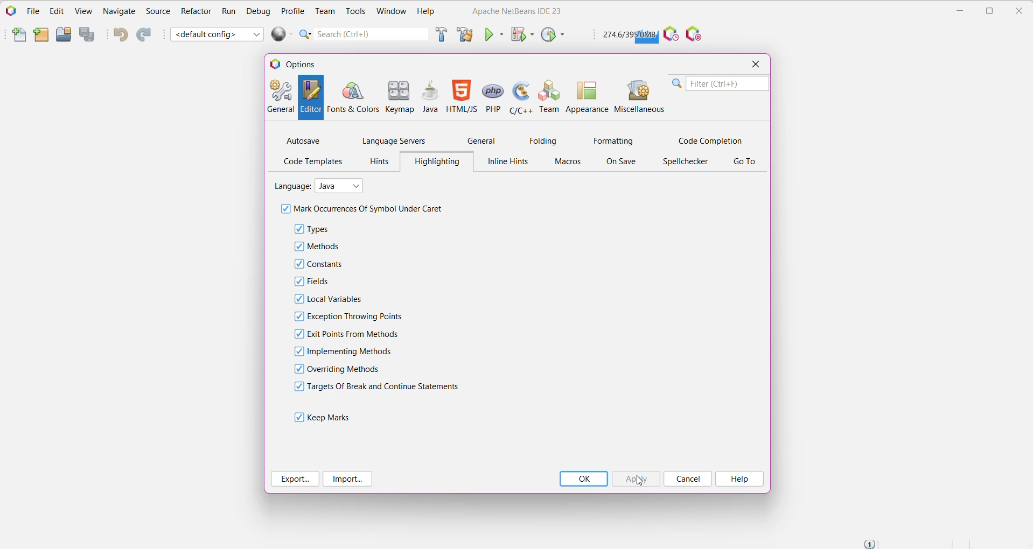  Describe the element at coordinates (708, 139) in the screenshot. I see `Code Completion` at that location.